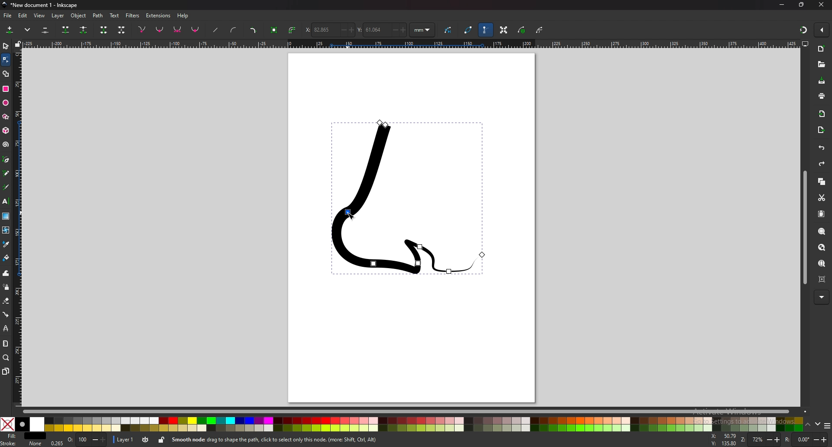 The height and width of the screenshot is (447, 832). Describe the element at coordinates (6, 160) in the screenshot. I see `pen` at that location.